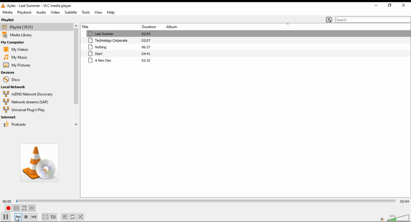 Image resolution: width=411 pixels, height=222 pixels. I want to click on 02:53, so click(146, 34).